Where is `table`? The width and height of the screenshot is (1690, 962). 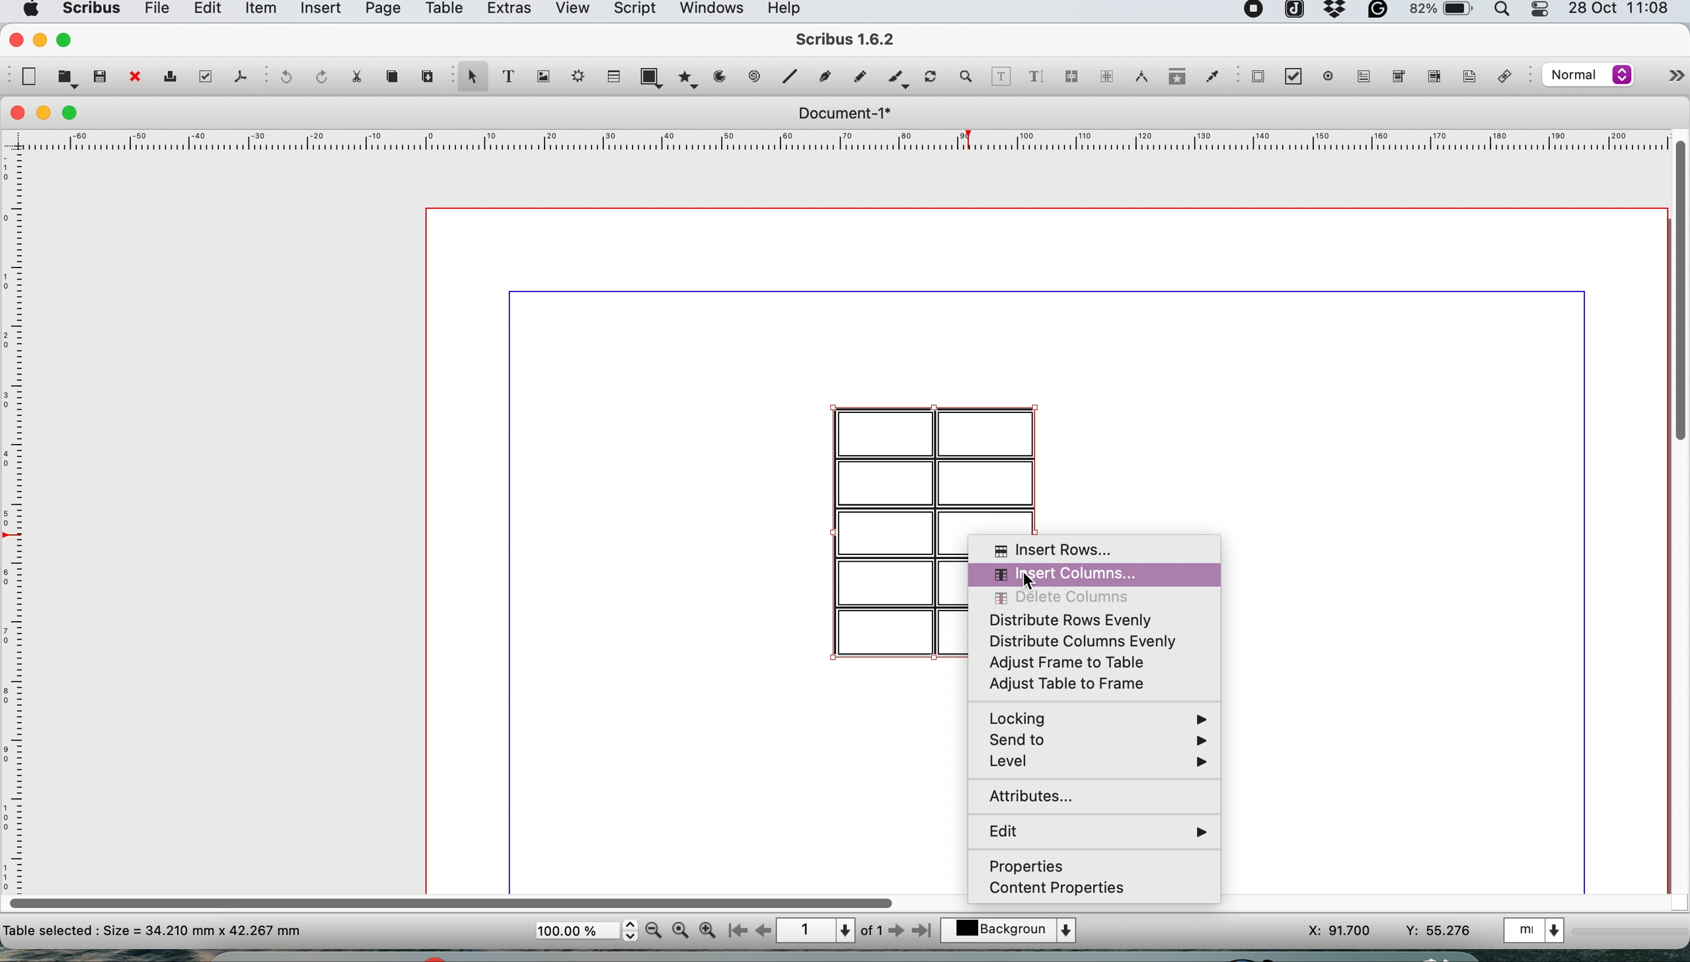
table is located at coordinates (442, 11).